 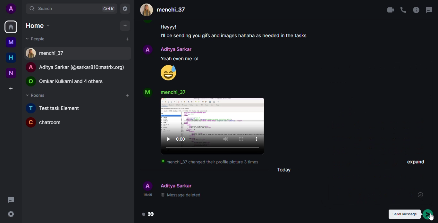 What do you see at coordinates (11, 9) in the screenshot?
I see `profile` at bounding box center [11, 9].